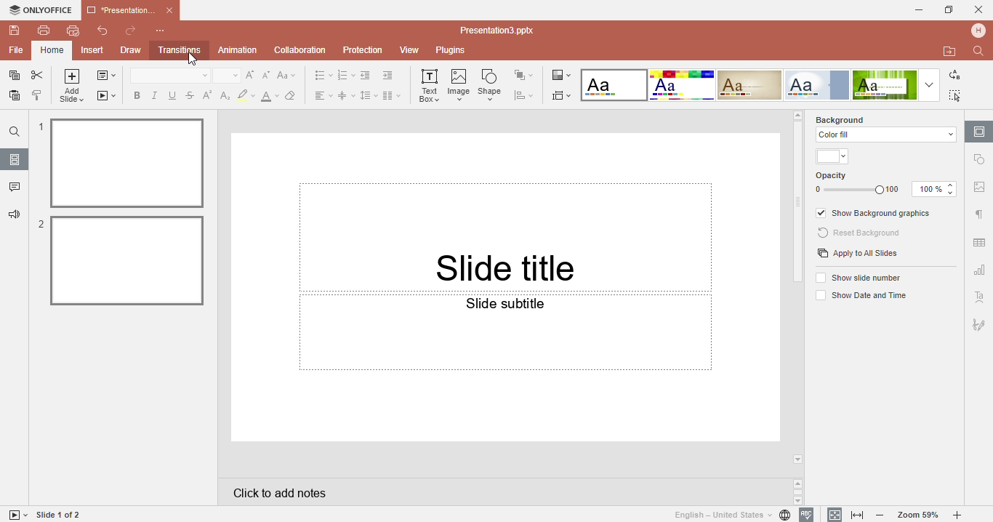 This screenshot has height=522, width=993. Describe the element at coordinates (14, 132) in the screenshot. I see `Find` at that location.